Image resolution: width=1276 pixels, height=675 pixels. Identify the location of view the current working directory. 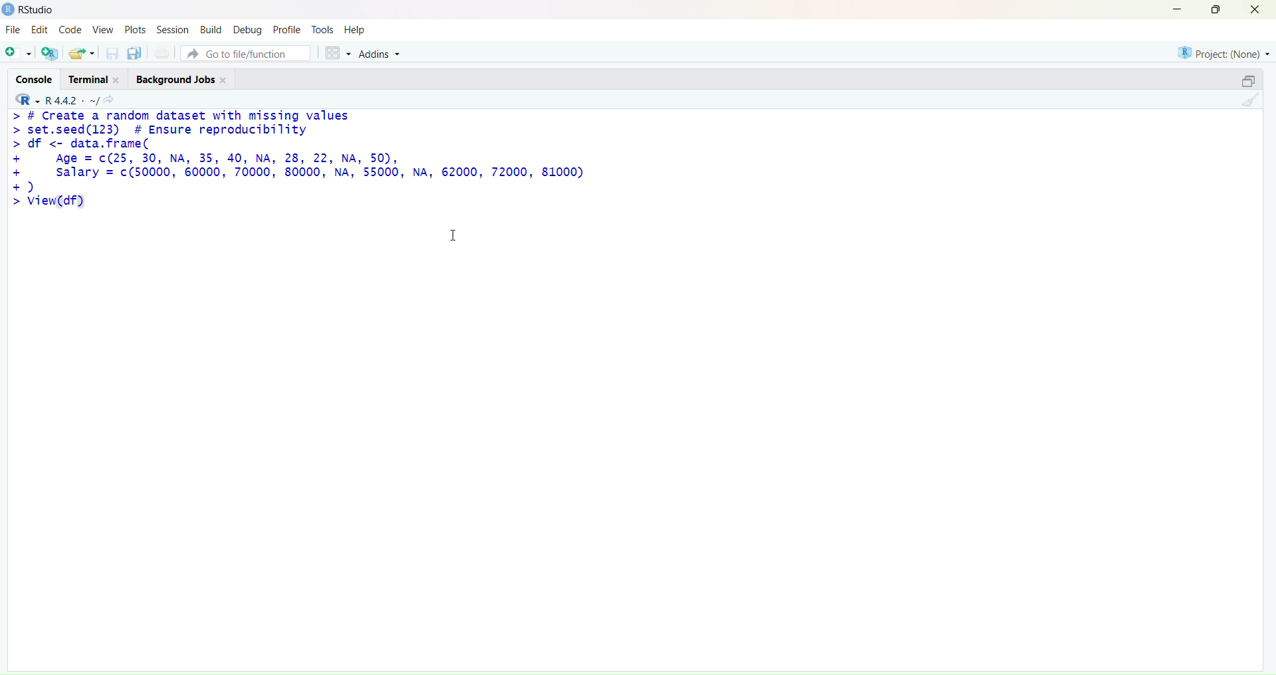
(110, 100).